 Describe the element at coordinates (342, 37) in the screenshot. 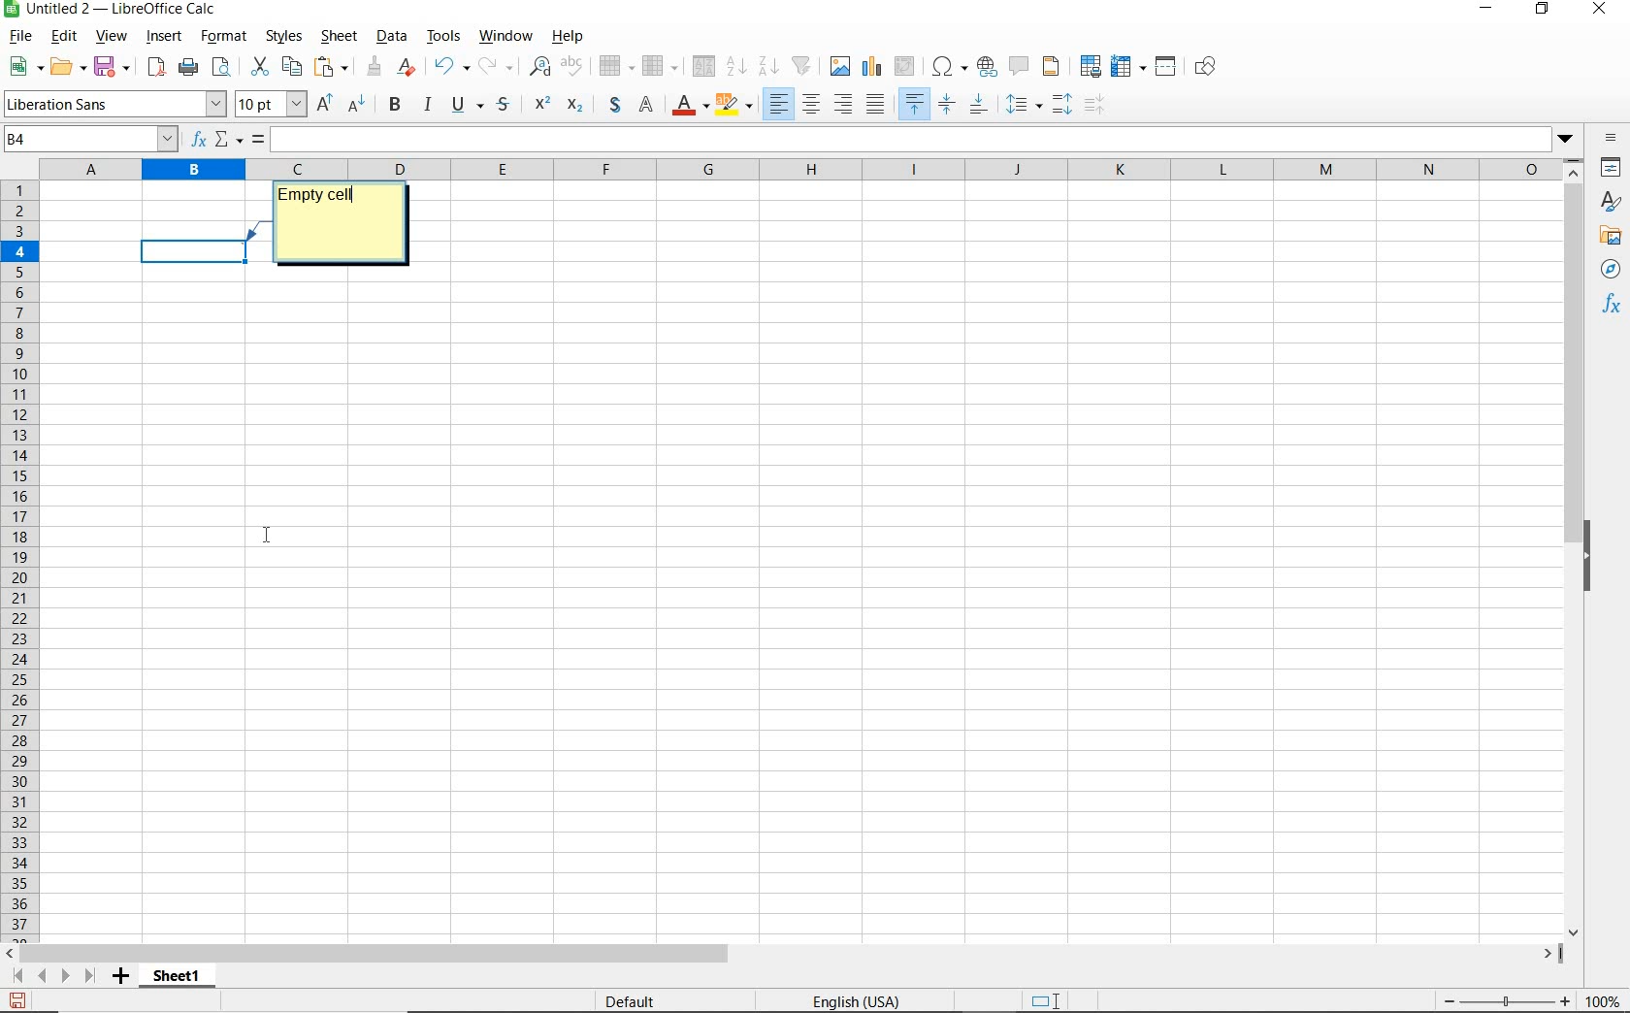

I see `sheet` at that location.